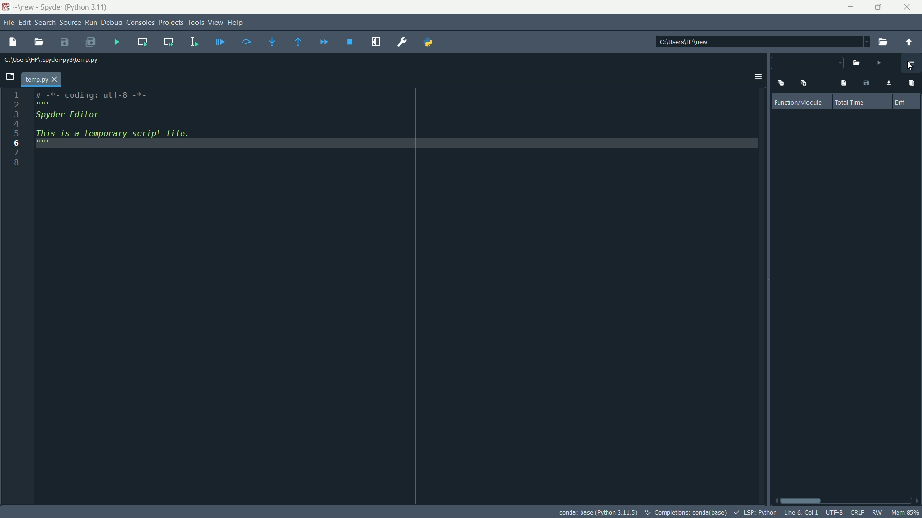 The image size is (922, 518). What do you see at coordinates (16, 152) in the screenshot?
I see `7` at bounding box center [16, 152].